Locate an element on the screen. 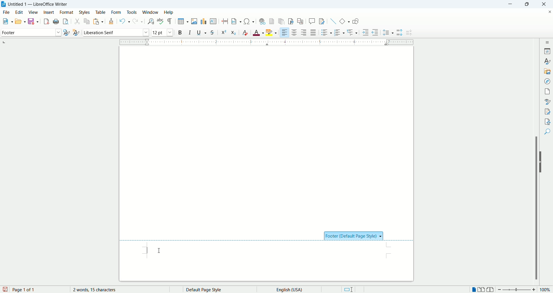 The height and width of the screenshot is (293, 553). insert page break is located at coordinates (226, 21).